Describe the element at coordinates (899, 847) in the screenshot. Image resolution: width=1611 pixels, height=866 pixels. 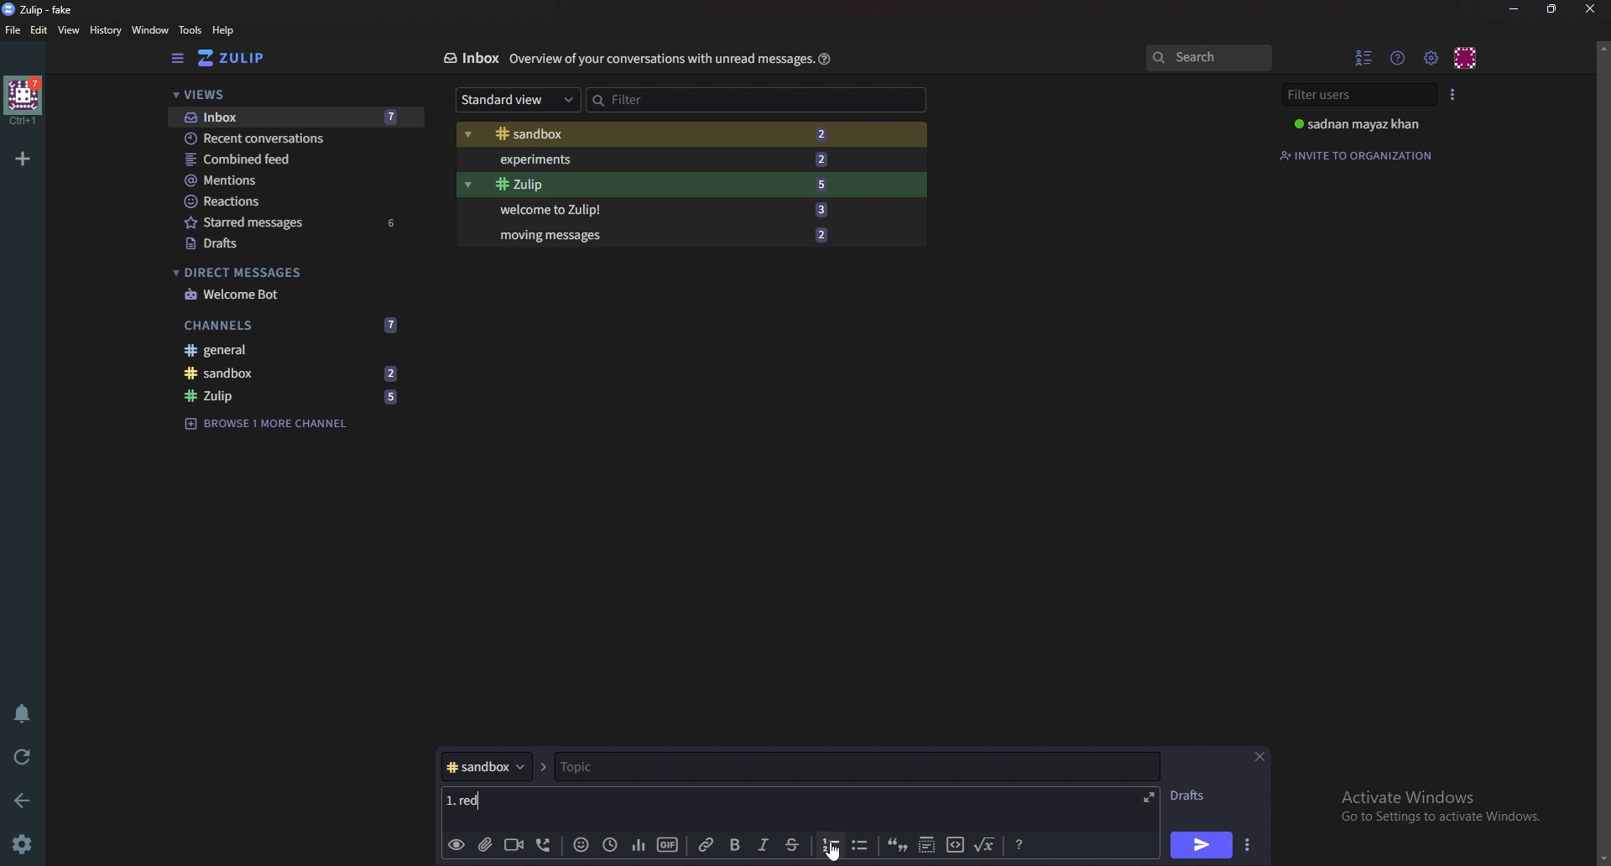
I see `quote` at that location.